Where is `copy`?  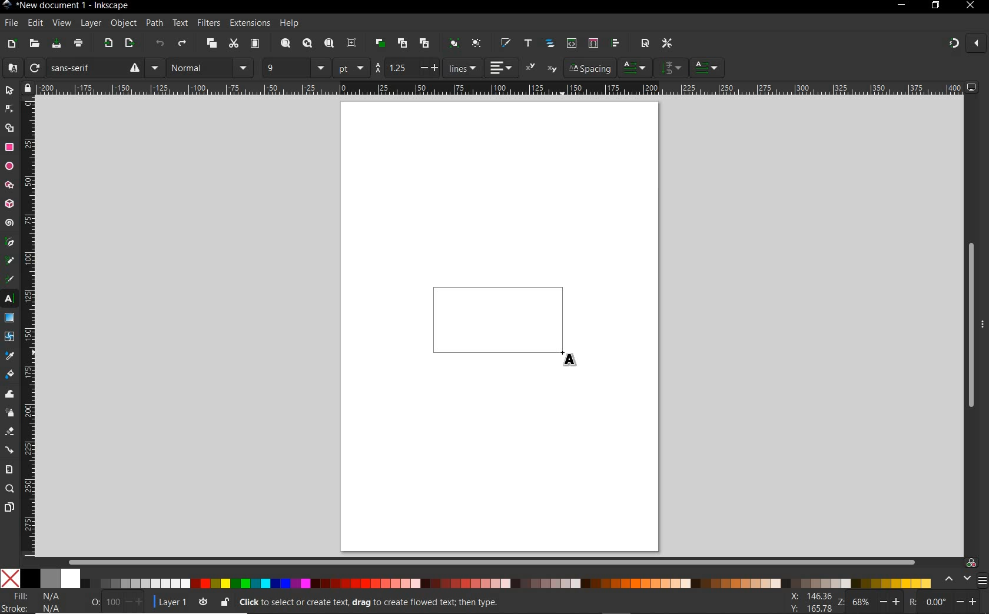
copy is located at coordinates (212, 44).